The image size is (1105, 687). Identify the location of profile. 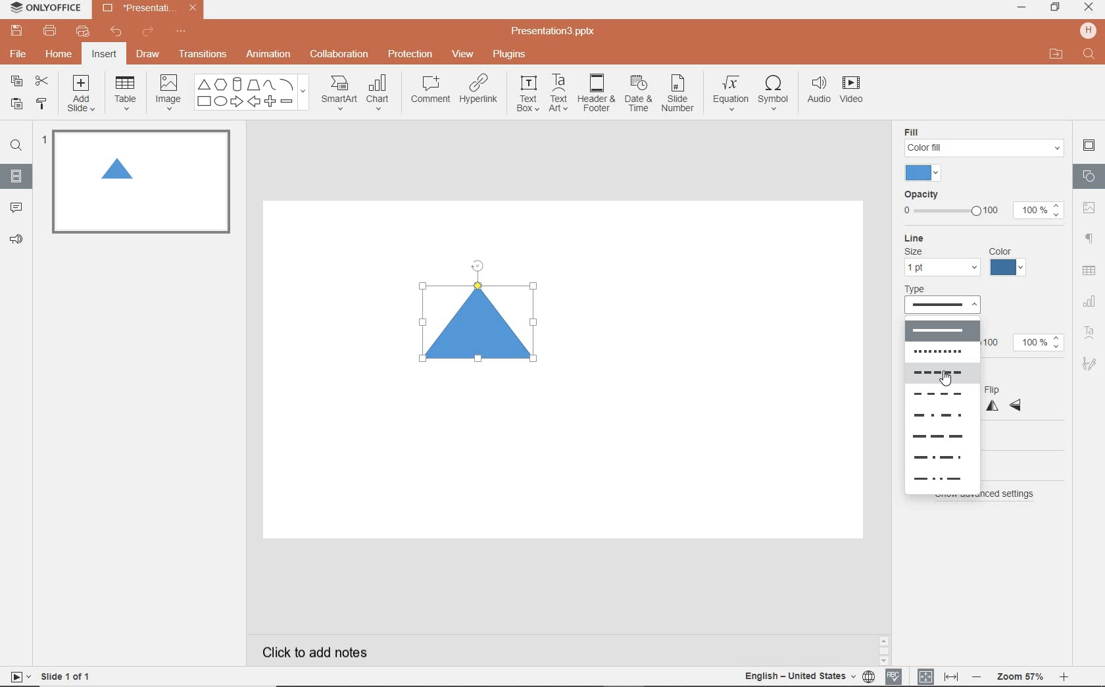
(1087, 30).